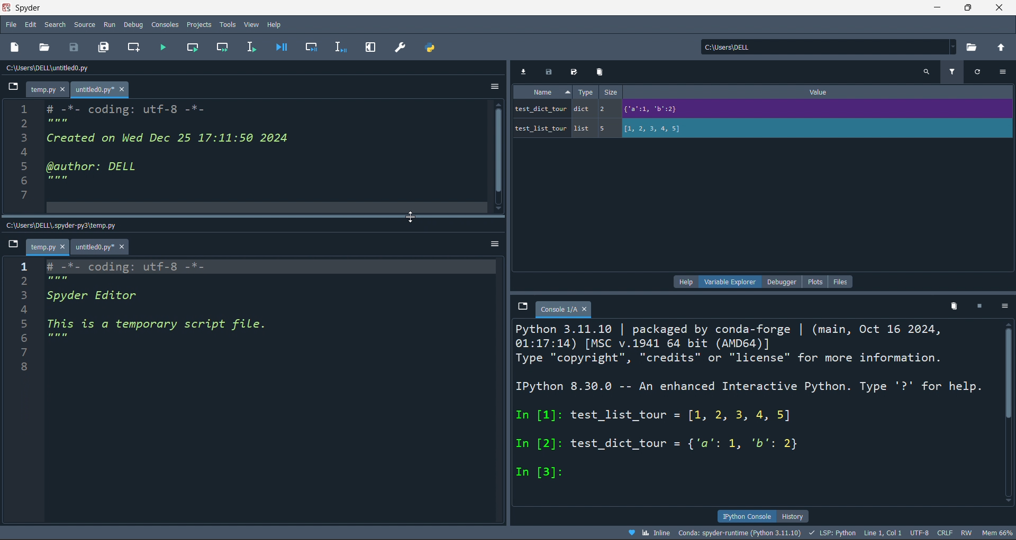 Image resolution: width=1016 pixels, height=540 pixels. What do you see at coordinates (106, 89) in the screenshot?
I see `untitledo.py™` at bounding box center [106, 89].